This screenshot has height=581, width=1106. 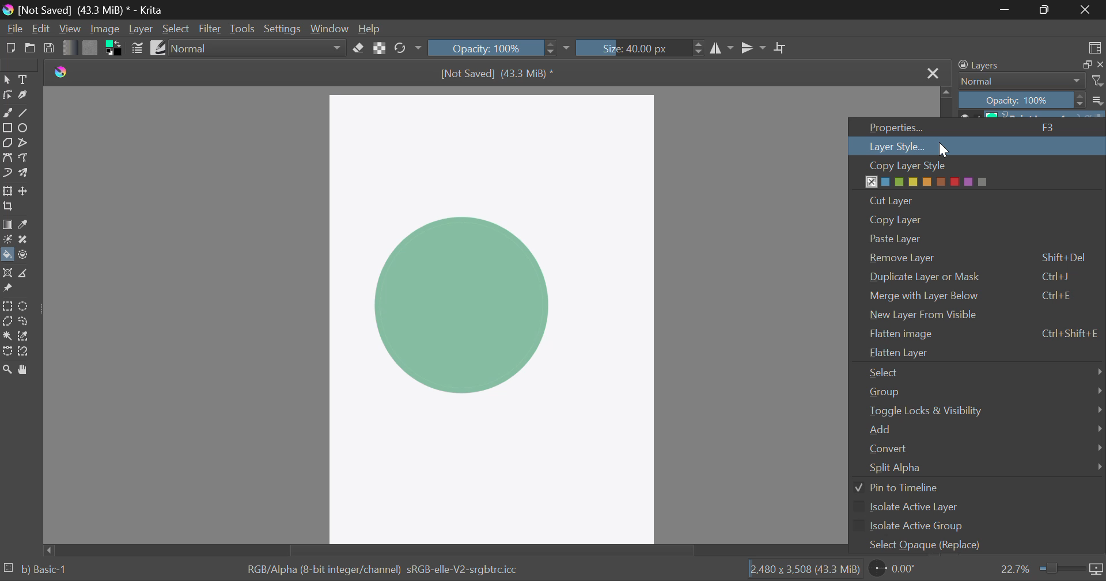 What do you see at coordinates (378, 571) in the screenshot?
I see `Color Information` at bounding box center [378, 571].